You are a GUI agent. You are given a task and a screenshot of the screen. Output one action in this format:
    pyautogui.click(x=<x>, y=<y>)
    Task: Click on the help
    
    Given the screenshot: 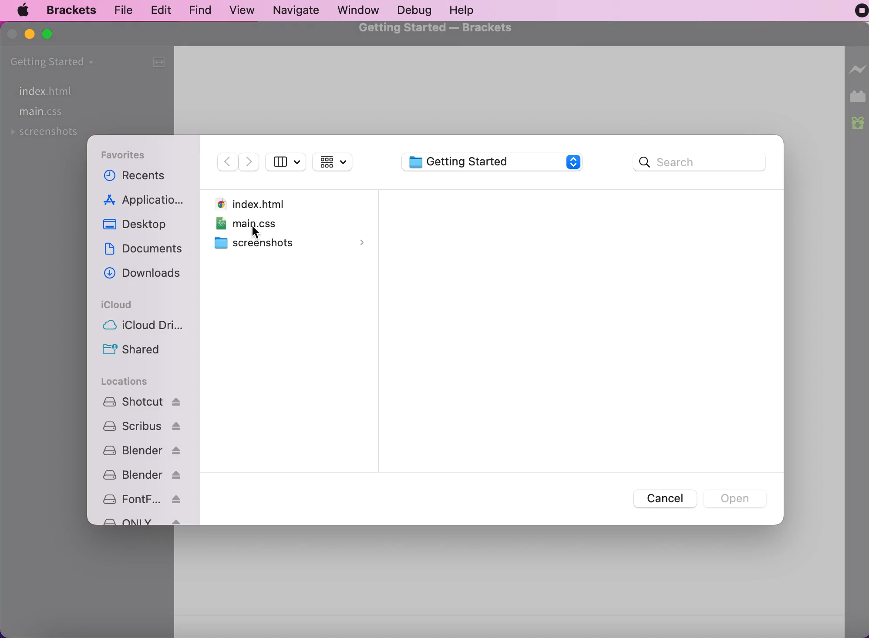 What is the action you would take?
    pyautogui.click(x=467, y=10)
    